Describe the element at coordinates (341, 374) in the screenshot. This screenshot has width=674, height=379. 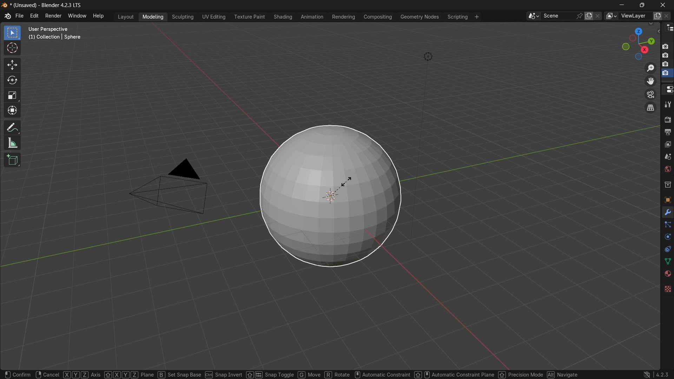
I see `Rotate` at that location.